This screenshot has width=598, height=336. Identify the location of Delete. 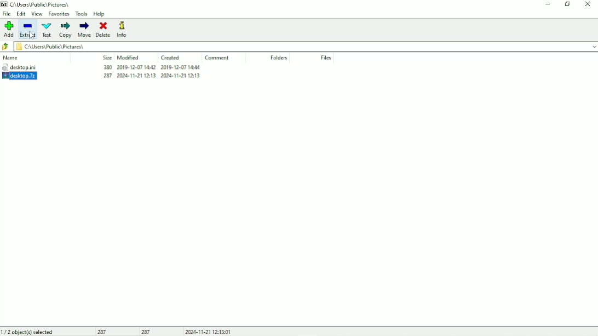
(103, 29).